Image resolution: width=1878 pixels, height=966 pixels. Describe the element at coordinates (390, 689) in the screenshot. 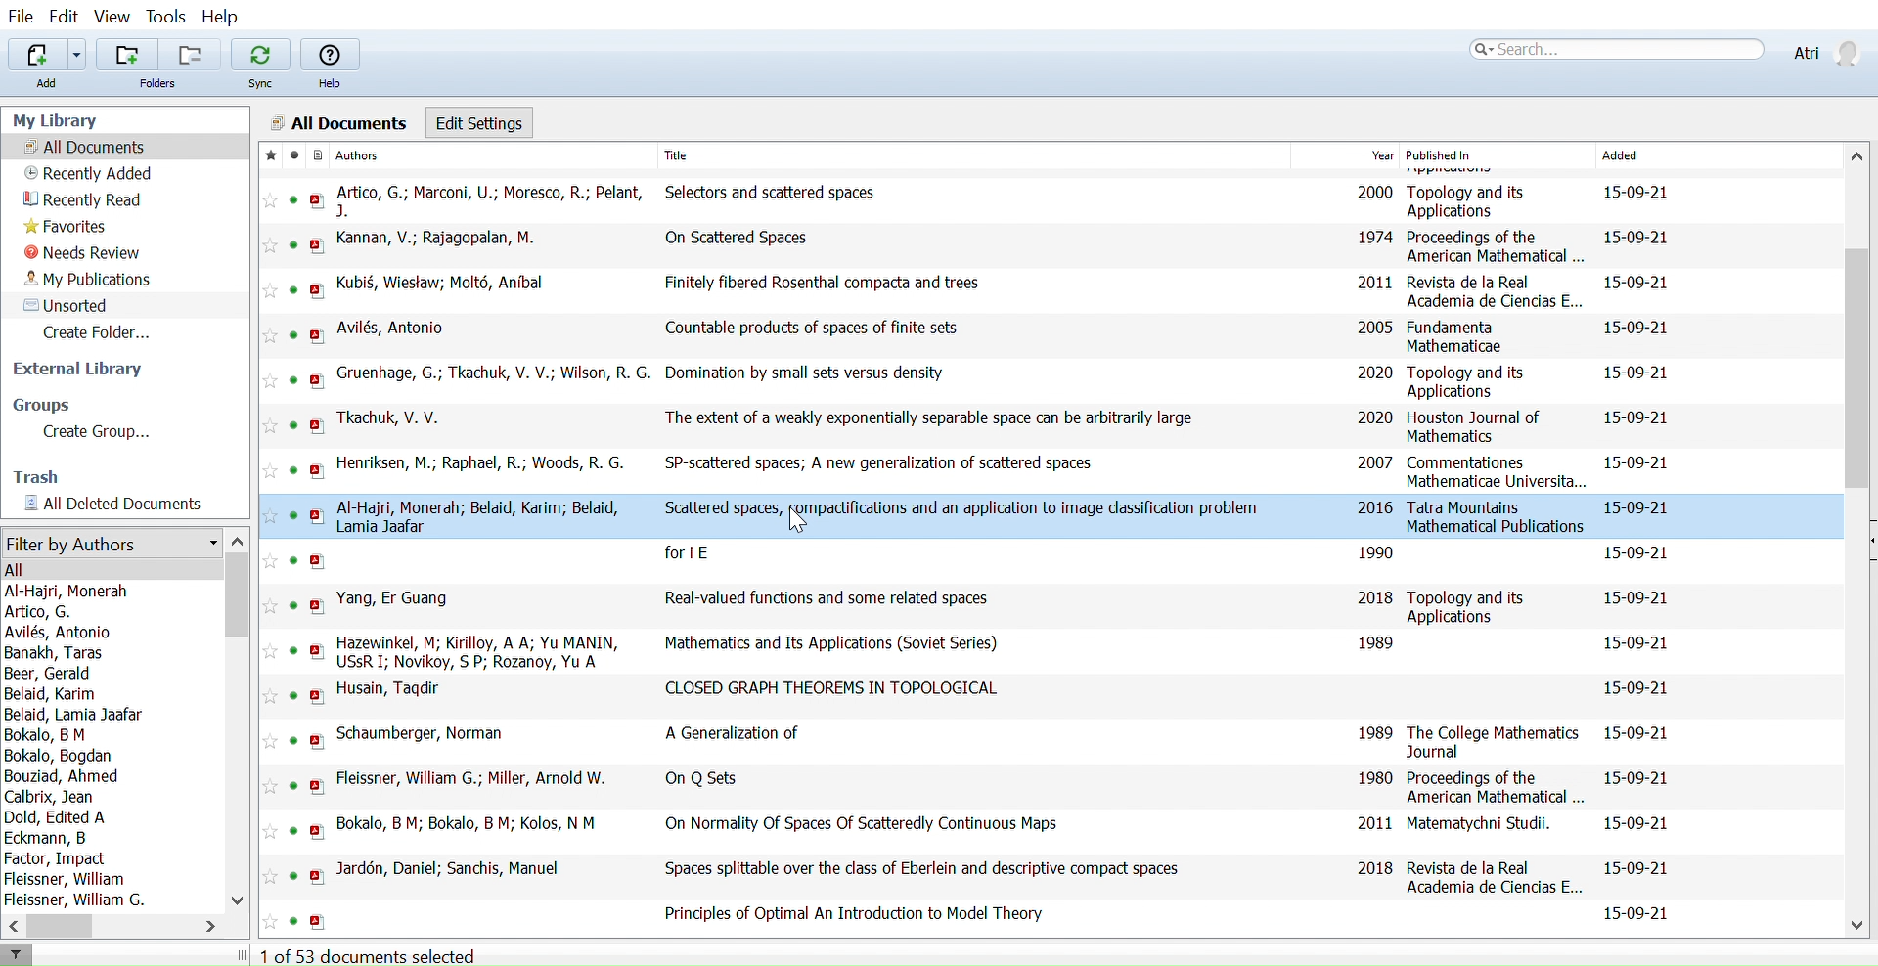

I see `Husain Taqdir` at that location.